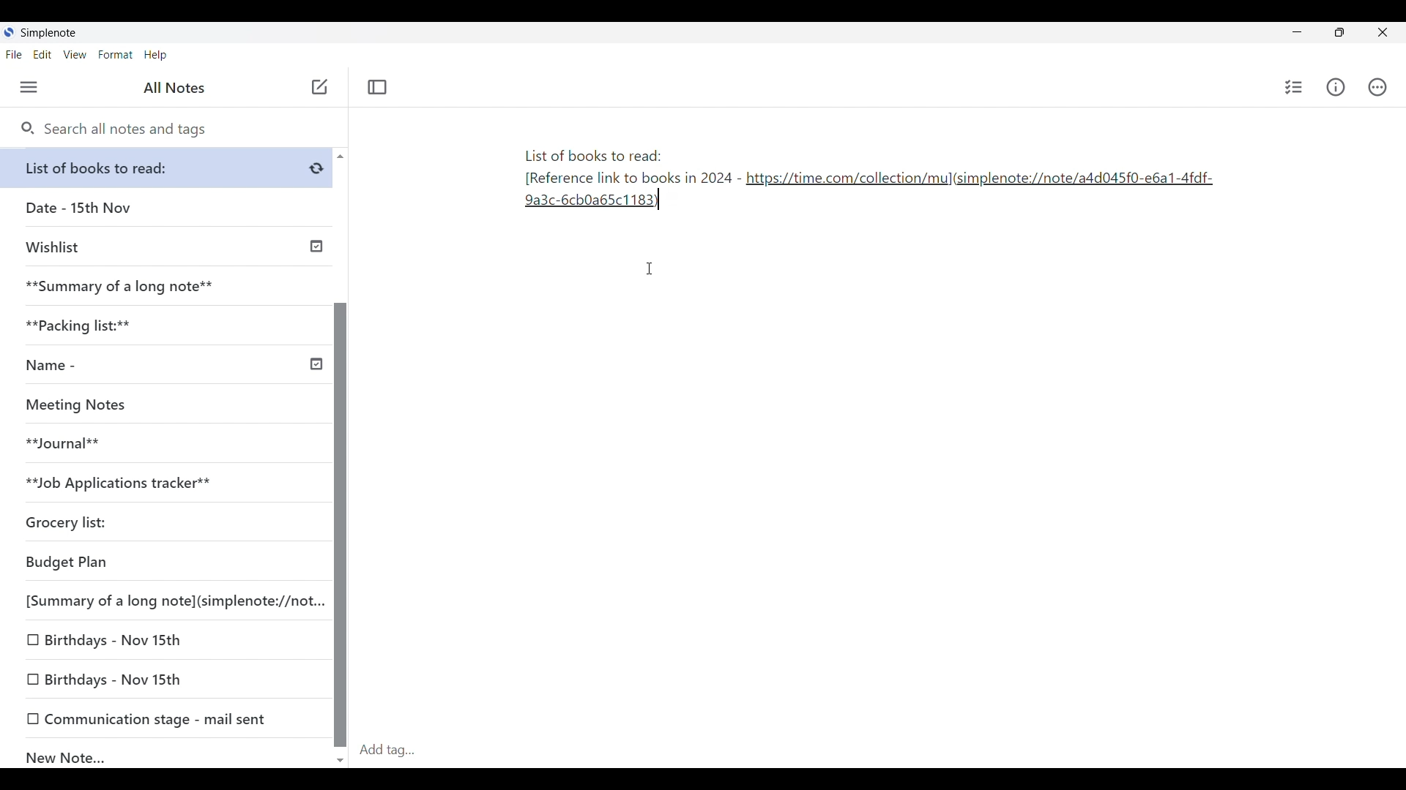 This screenshot has width=1406, height=790. Describe the element at coordinates (162, 444) in the screenshot. I see `**Journal**` at that location.